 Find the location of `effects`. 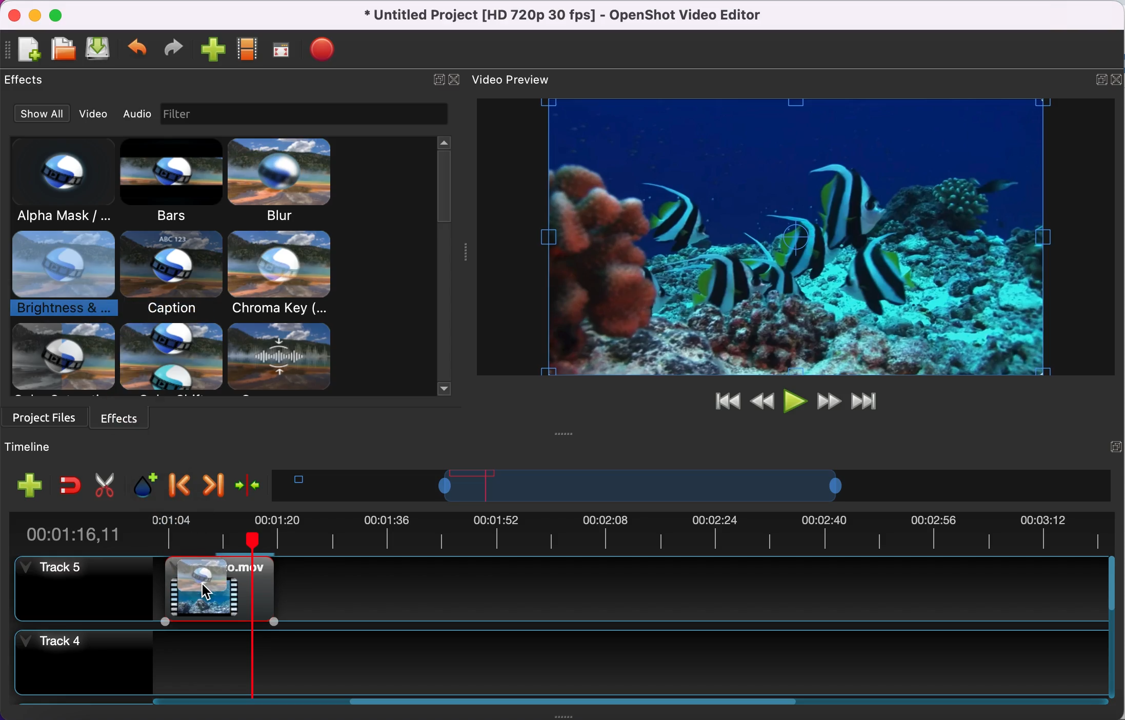

effects is located at coordinates (123, 416).